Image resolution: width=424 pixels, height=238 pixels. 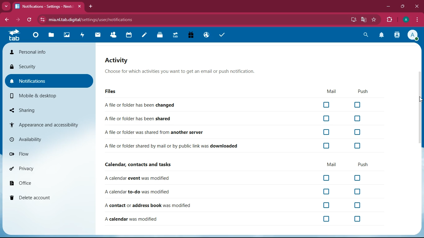 I want to click on password, so click(x=343, y=20).